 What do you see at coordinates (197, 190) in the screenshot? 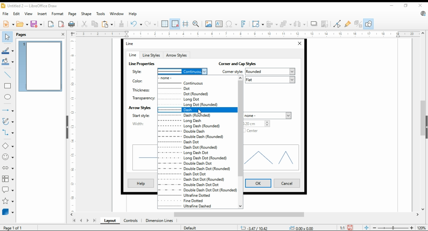
I see `double dash dot dot (rounded)` at bounding box center [197, 190].